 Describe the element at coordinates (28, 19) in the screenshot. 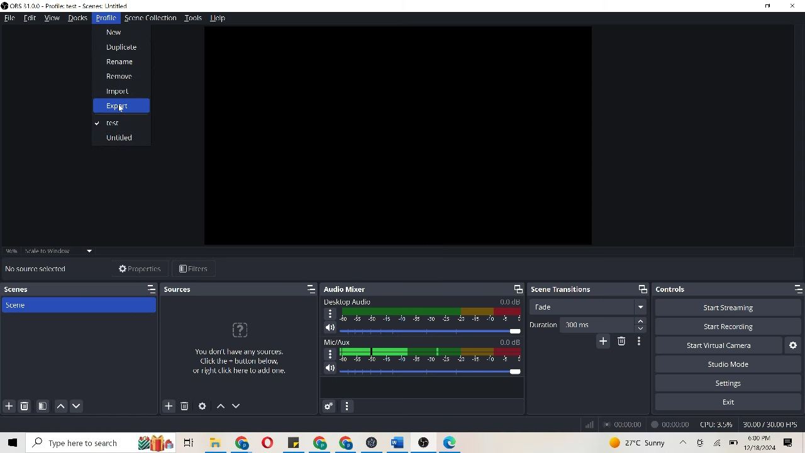

I see `edit` at that location.